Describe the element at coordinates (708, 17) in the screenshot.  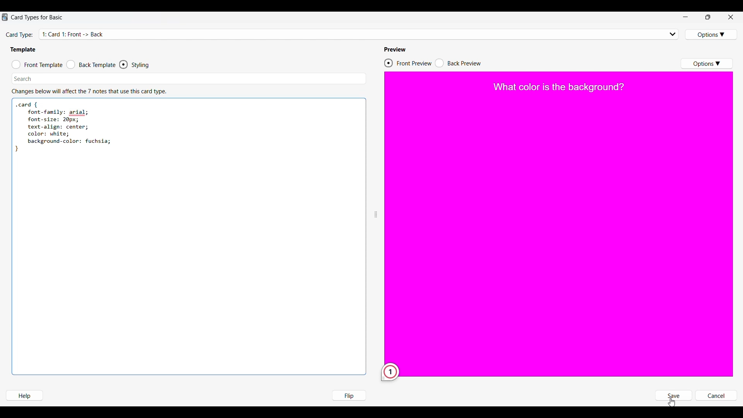
I see `Show interface in smaller tab` at that location.